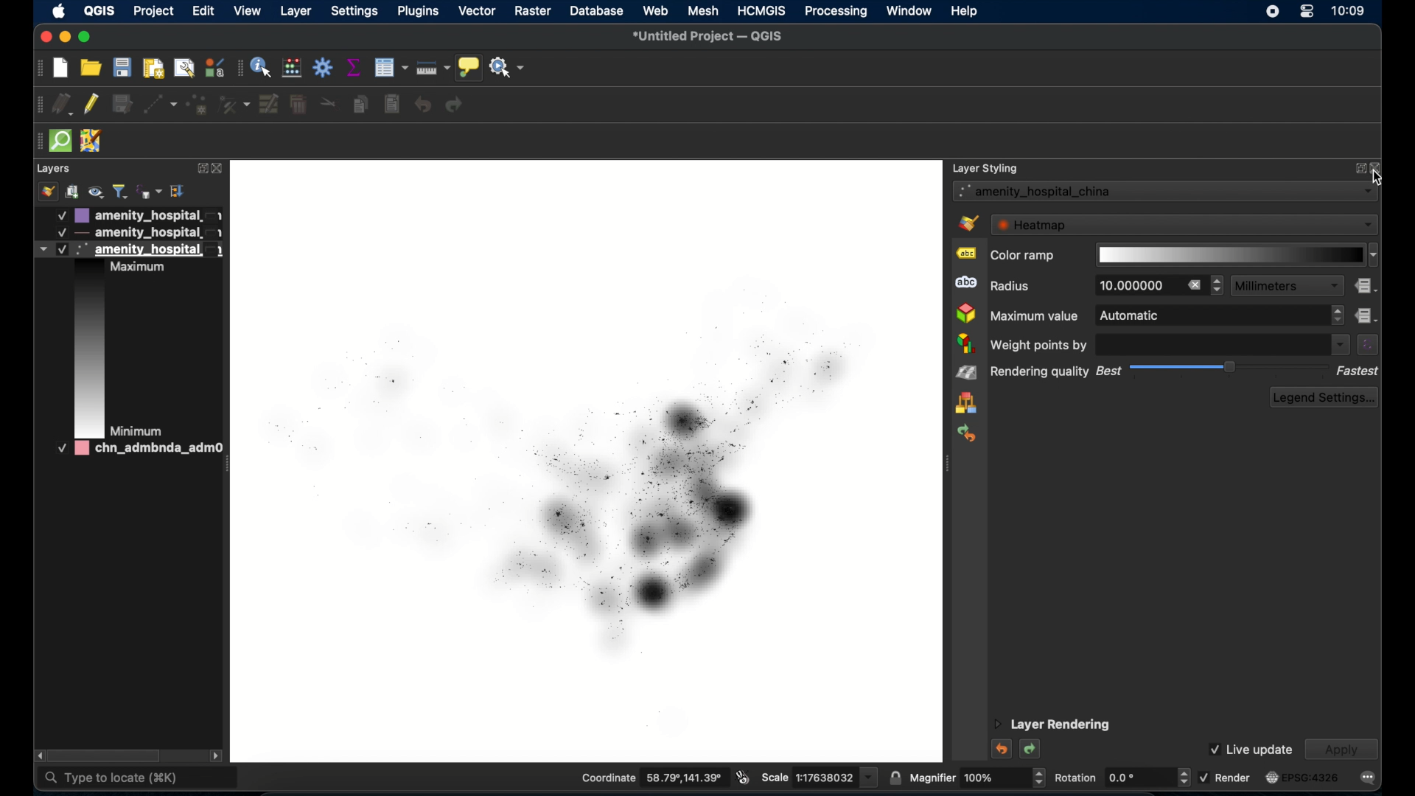 The height and width of the screenshot is (796, 1415). Describe the element at coordinates (1225, 776) in the screenshot. I see `render` at that location.